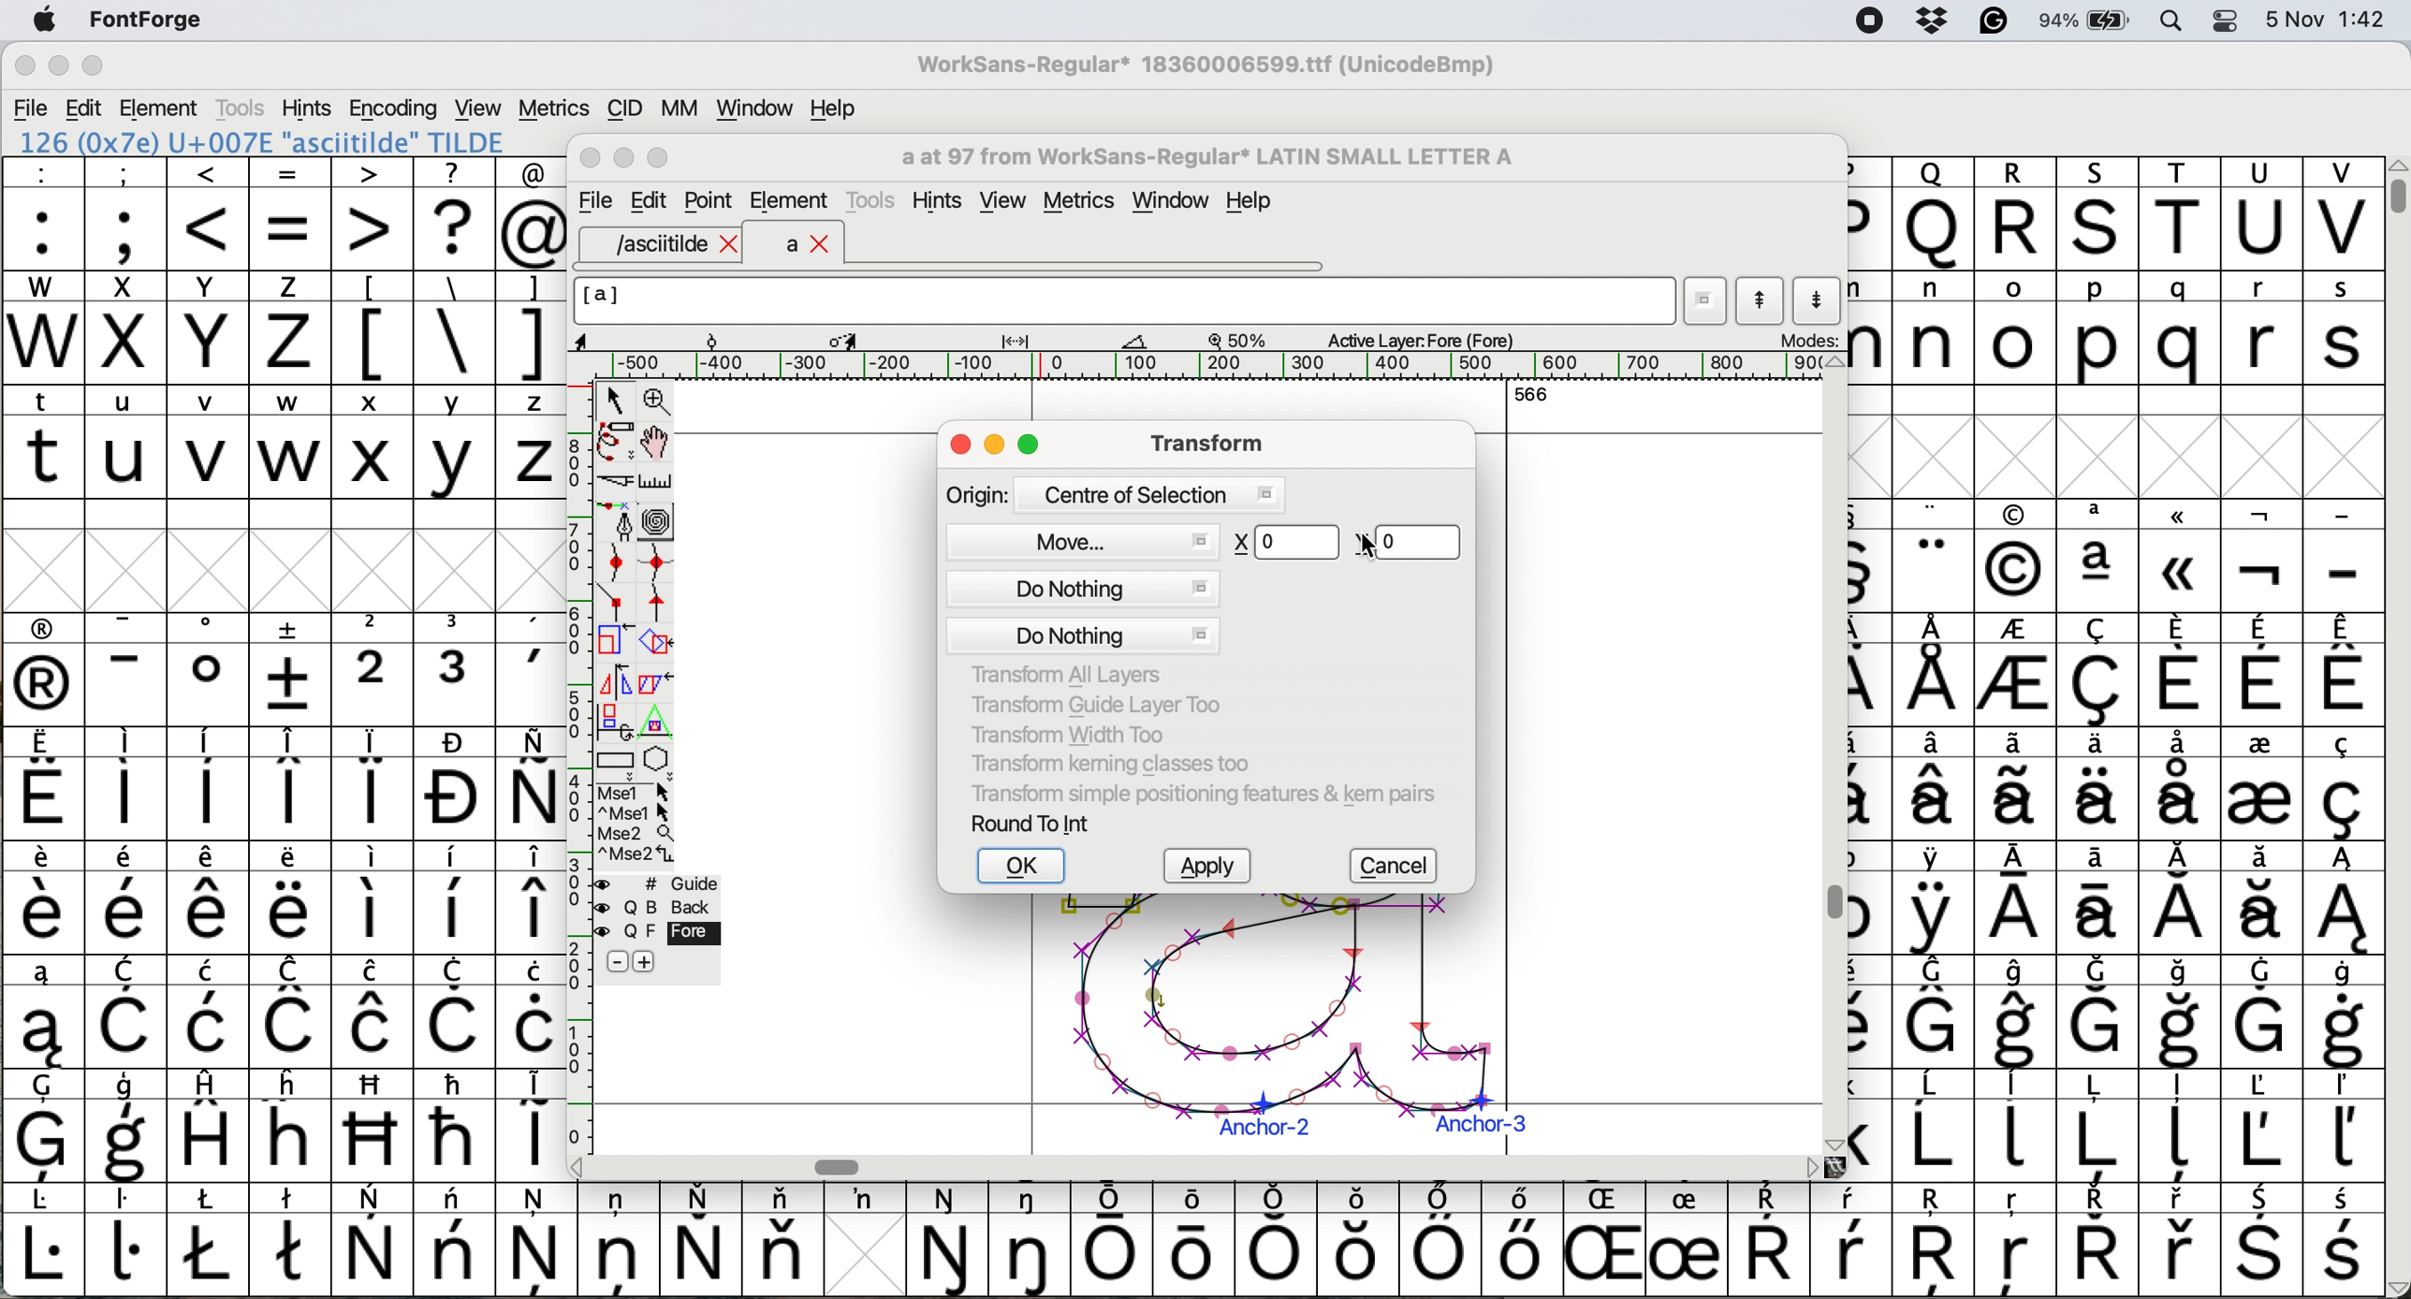  Describe the element at coordinates (1086, 203) in the screenshot. I see `metrics` at that location.